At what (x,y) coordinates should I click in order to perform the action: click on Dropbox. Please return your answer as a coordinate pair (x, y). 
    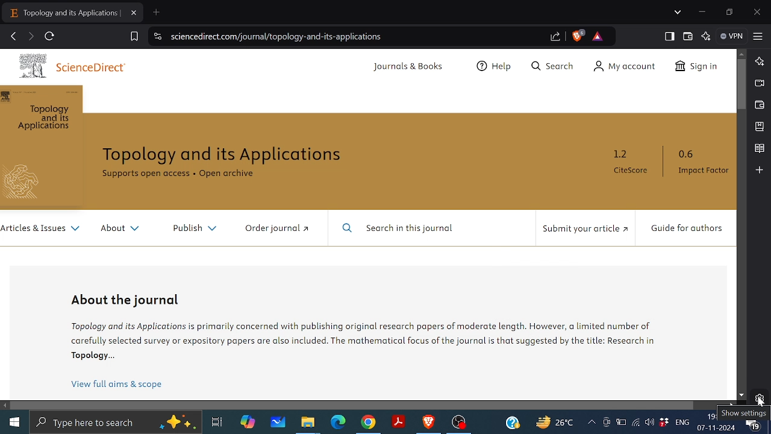
    Looking at the image, I should click on (663, 423).